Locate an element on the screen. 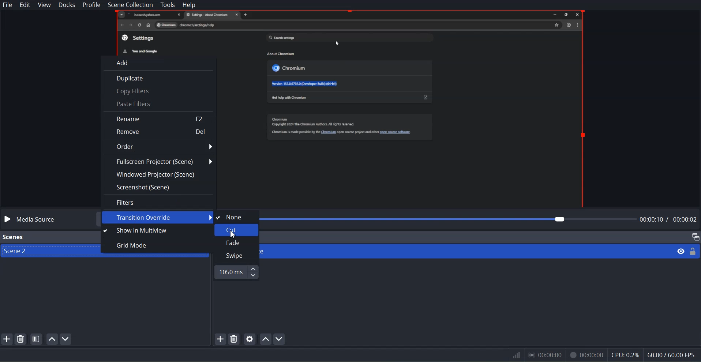 This screenshot has height=362, width=701. Add SCENE is located at coordinates (7, 339).